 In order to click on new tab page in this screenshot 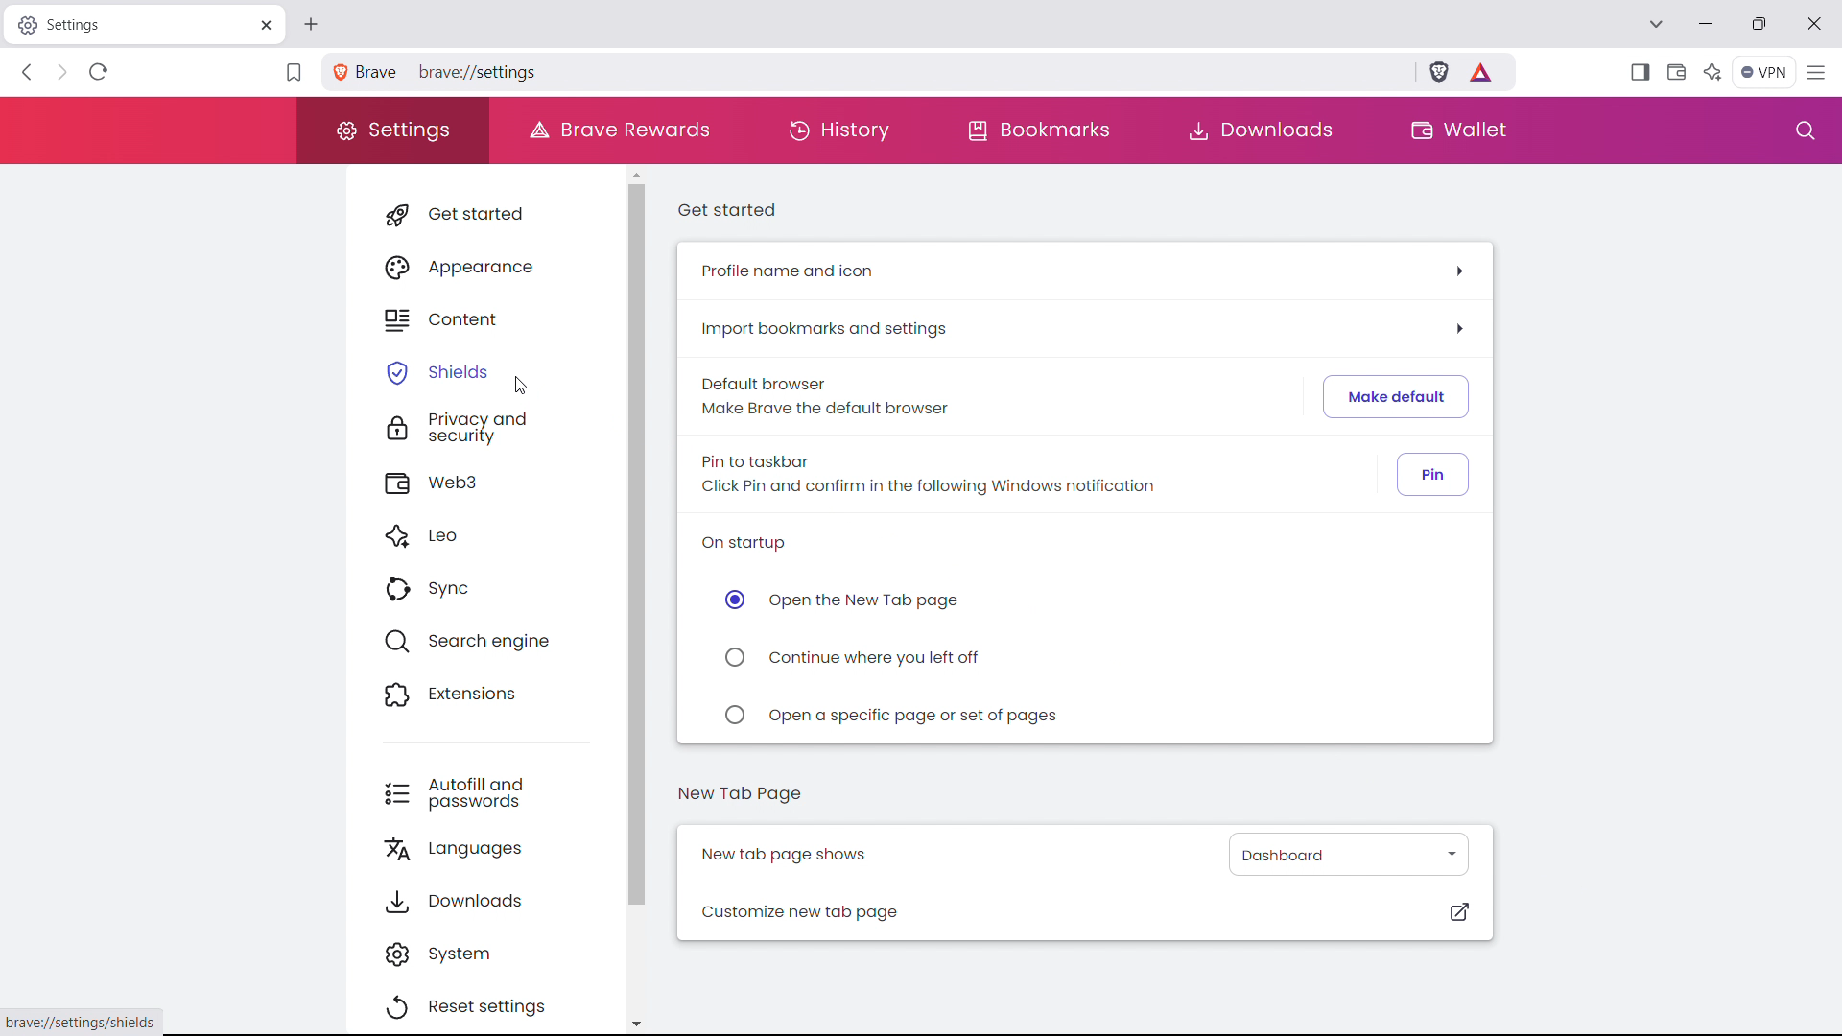, I will do `click(741, 794)`.